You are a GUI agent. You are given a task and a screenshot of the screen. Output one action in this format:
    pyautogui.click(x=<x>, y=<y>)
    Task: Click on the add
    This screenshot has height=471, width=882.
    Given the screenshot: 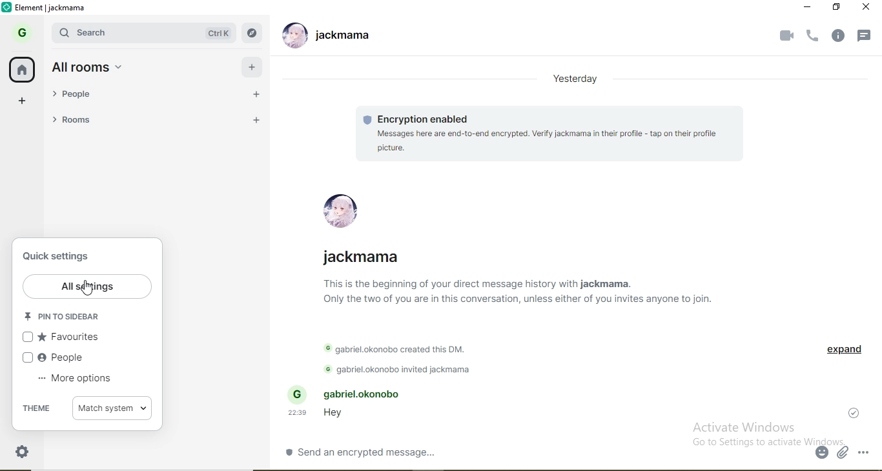 What is the action you would take?
    pyautogui.click(x=23, y=101)
    